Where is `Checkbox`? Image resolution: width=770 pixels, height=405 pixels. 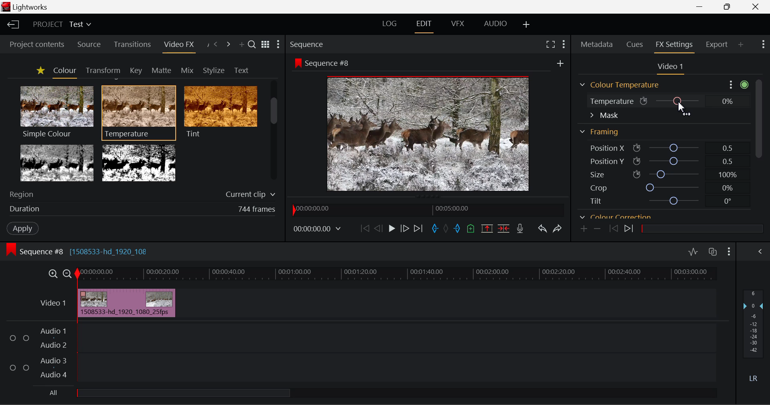
Checkbox is located at coordinates (26, 338).